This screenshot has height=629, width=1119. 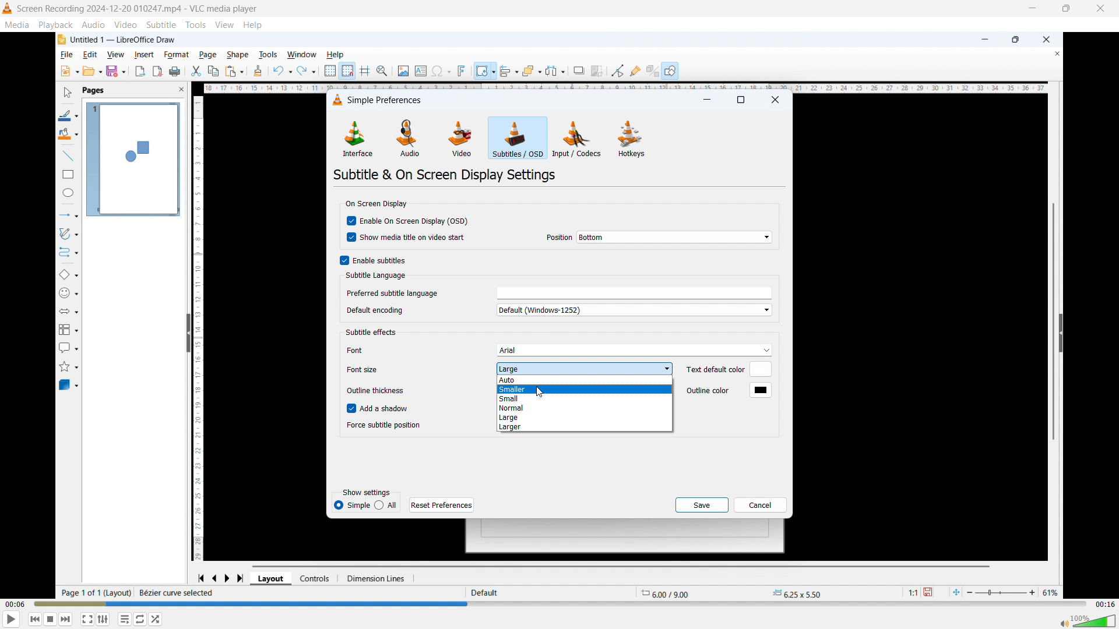 I want to click on Video duration , so click(x=1105, y=605).